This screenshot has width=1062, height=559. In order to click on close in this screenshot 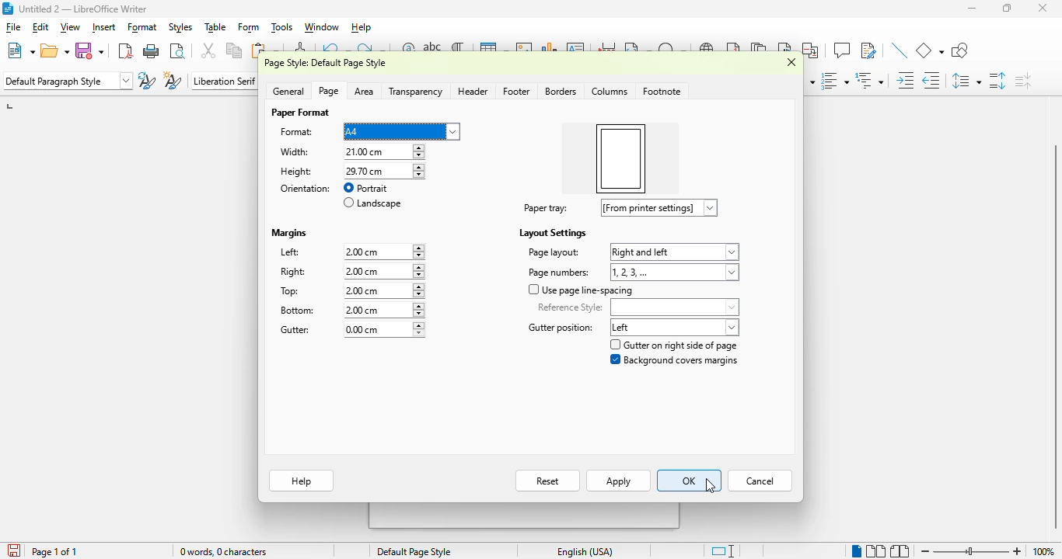, I will do `click(1042, 8)`.